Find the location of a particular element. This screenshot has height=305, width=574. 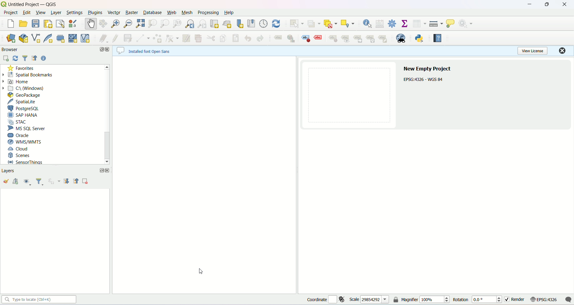

zoom to selection is located at coordinates (153, 24).